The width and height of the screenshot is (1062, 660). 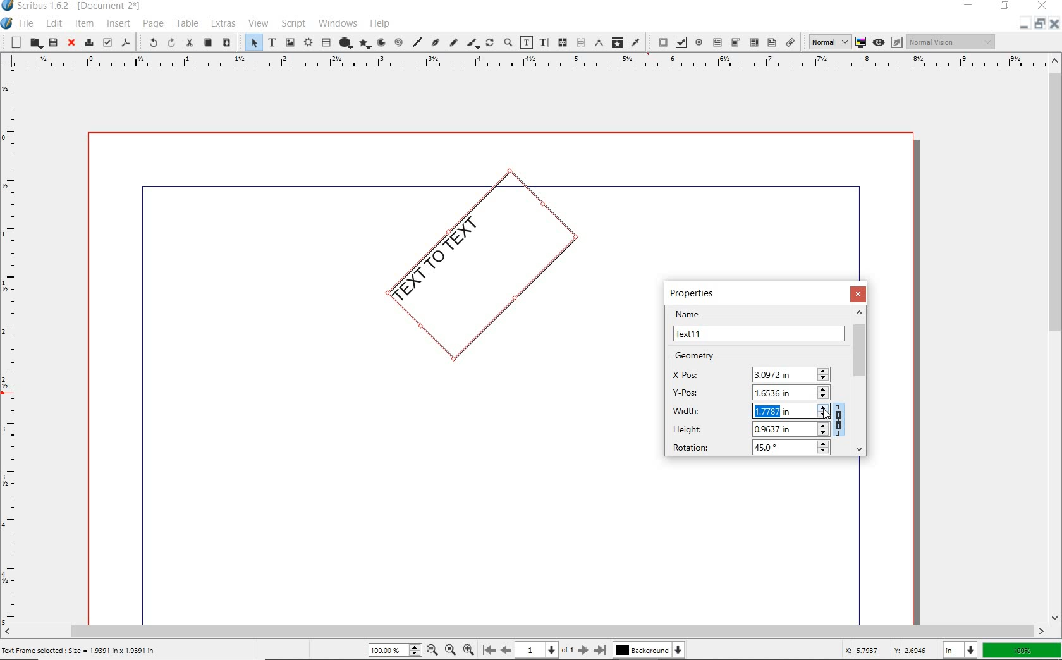 I want to click on minimize, so click(x=1023, y=26).